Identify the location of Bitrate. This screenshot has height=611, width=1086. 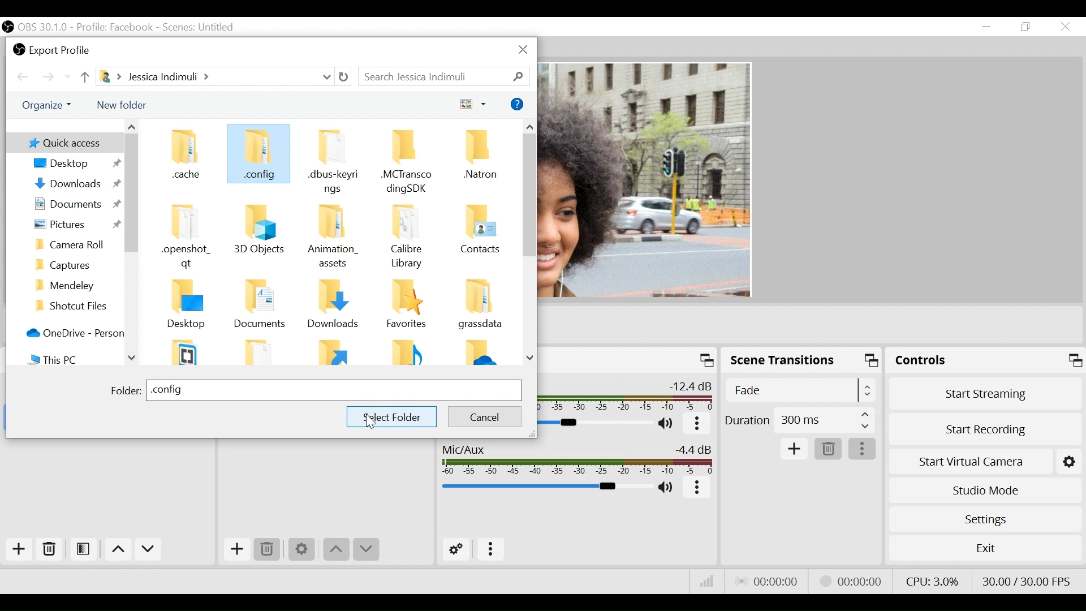
(707, 581).